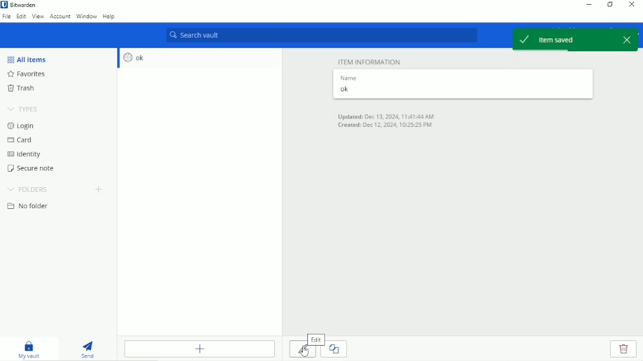  Describe the element at coordinates (26, 155) in the screenshot. I see `Identity` at that location.